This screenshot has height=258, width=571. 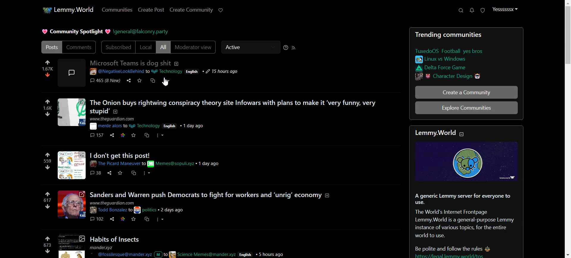 What do you see at coordinates (161, 136) in the screenshot?
I see `more` at bounding box center [161, 136].